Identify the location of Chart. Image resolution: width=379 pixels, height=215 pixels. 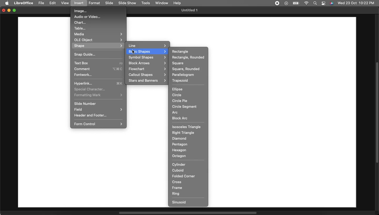
(80, 23).